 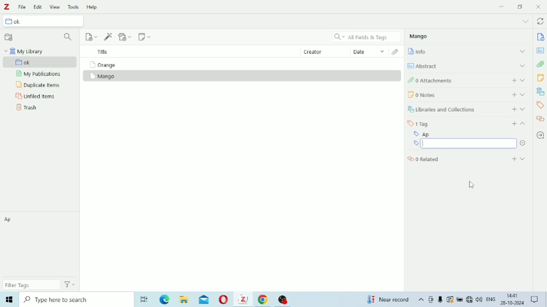 I want to click on Attachments, so click(x=540, y=64).